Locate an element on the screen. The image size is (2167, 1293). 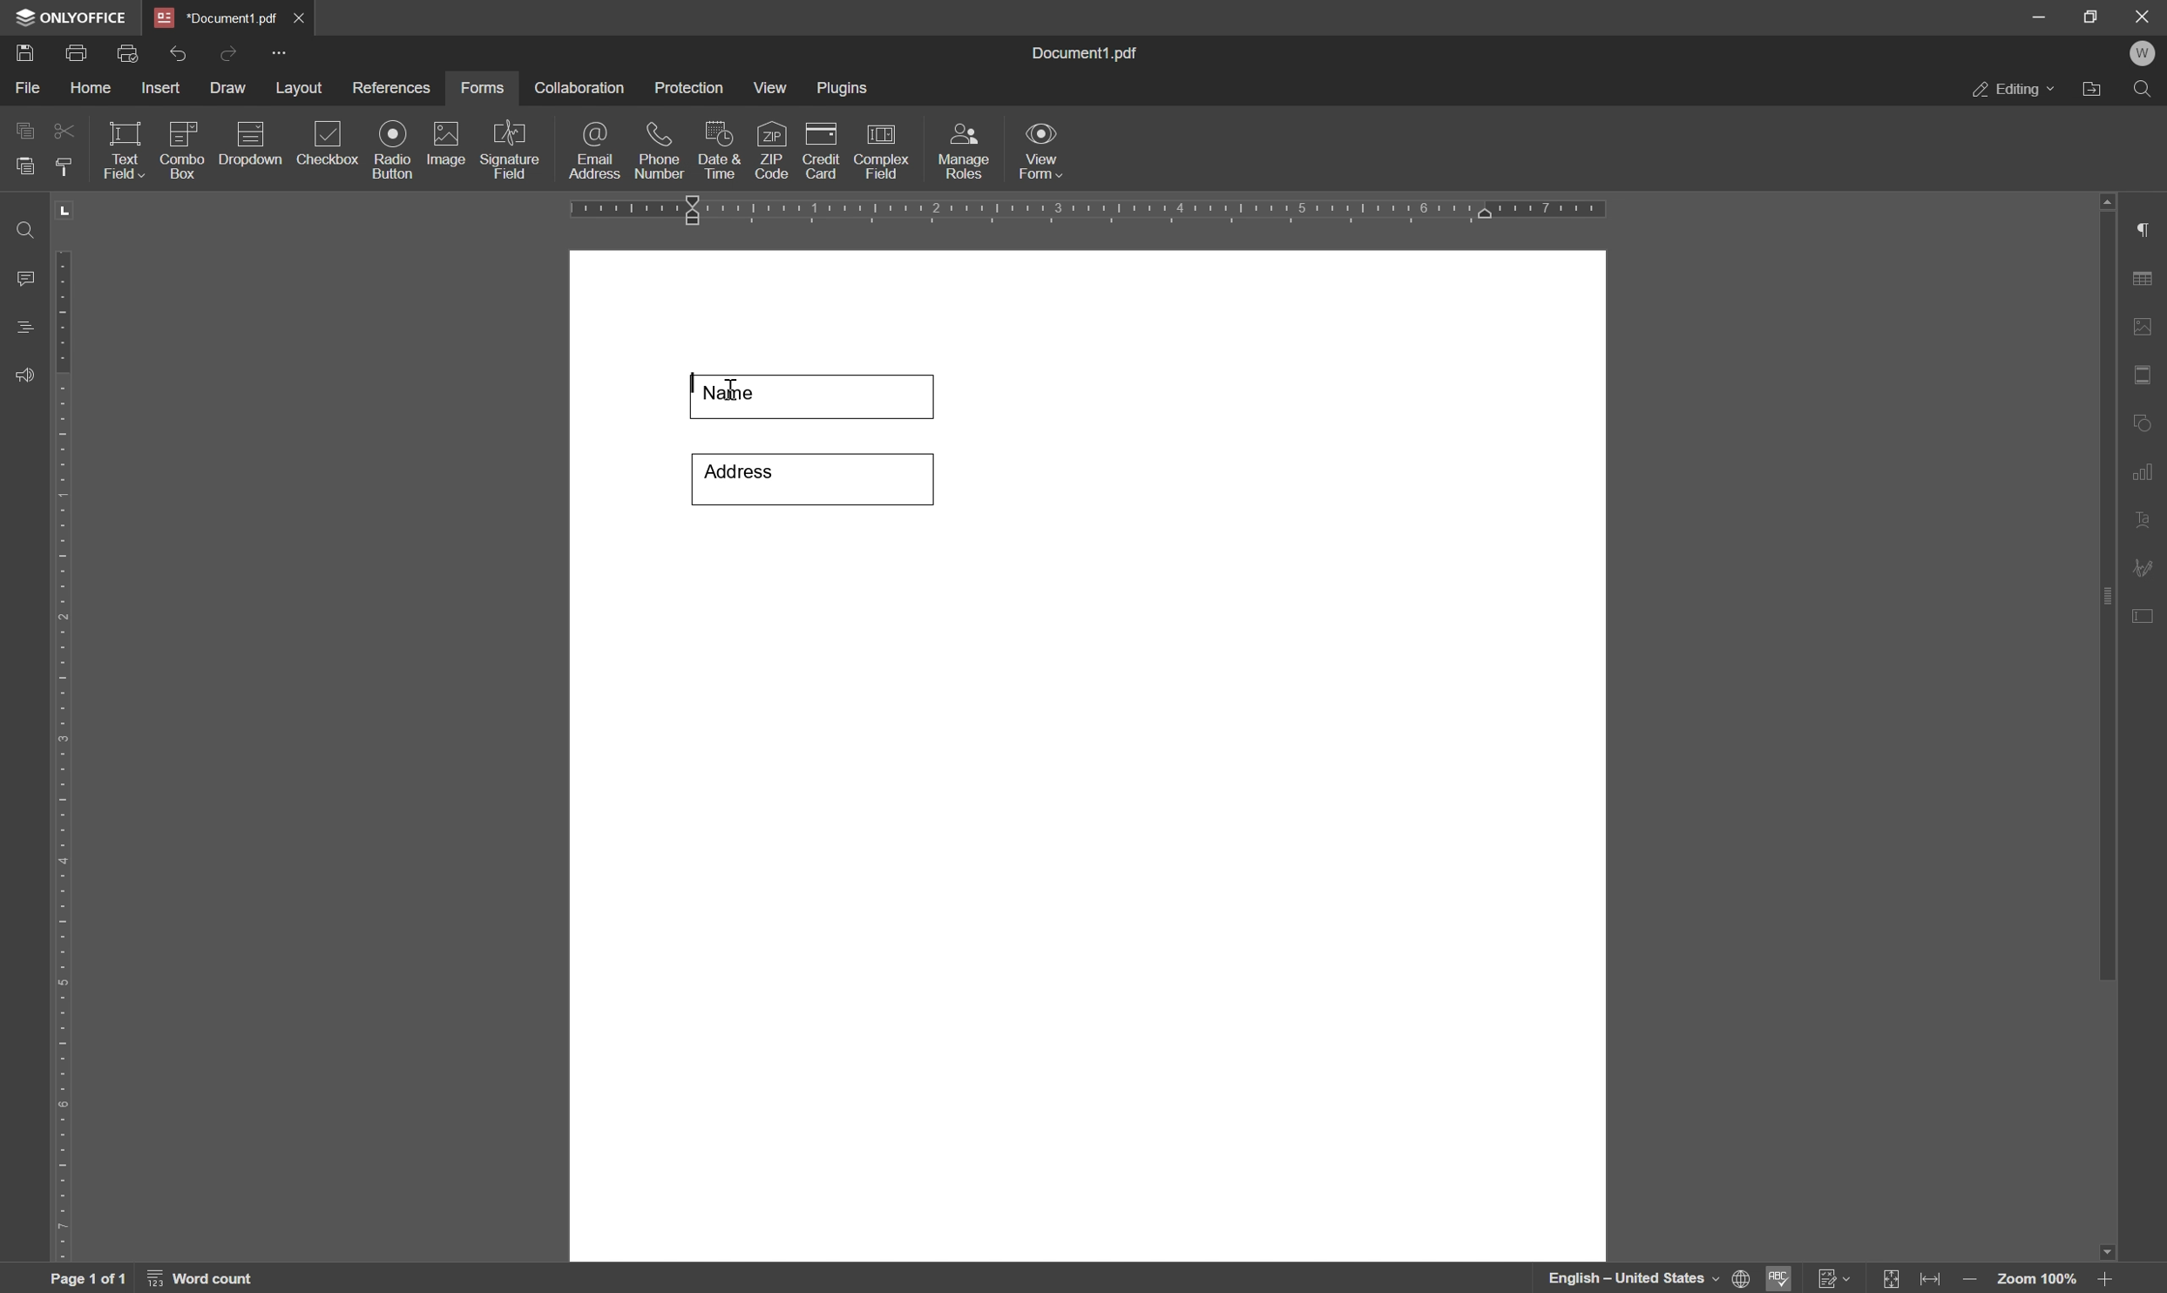
zoom in is located at coordinates (2103, 1279).